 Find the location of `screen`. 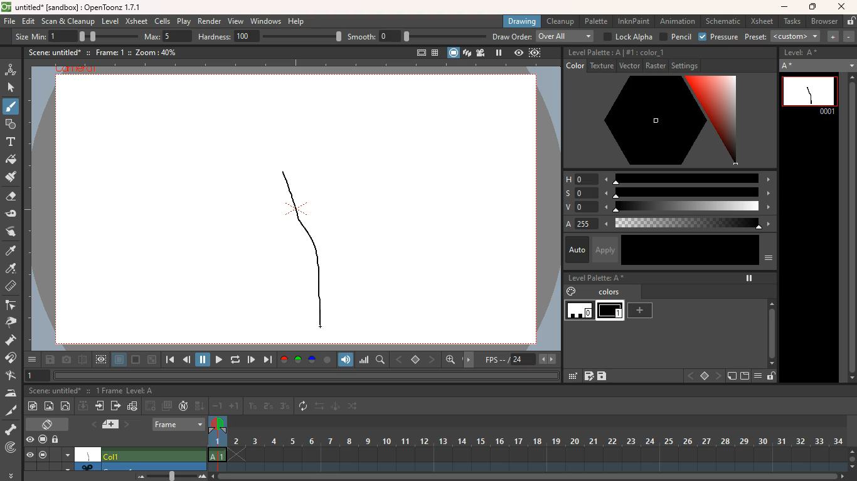

screen is located at coordinates (452, 52).